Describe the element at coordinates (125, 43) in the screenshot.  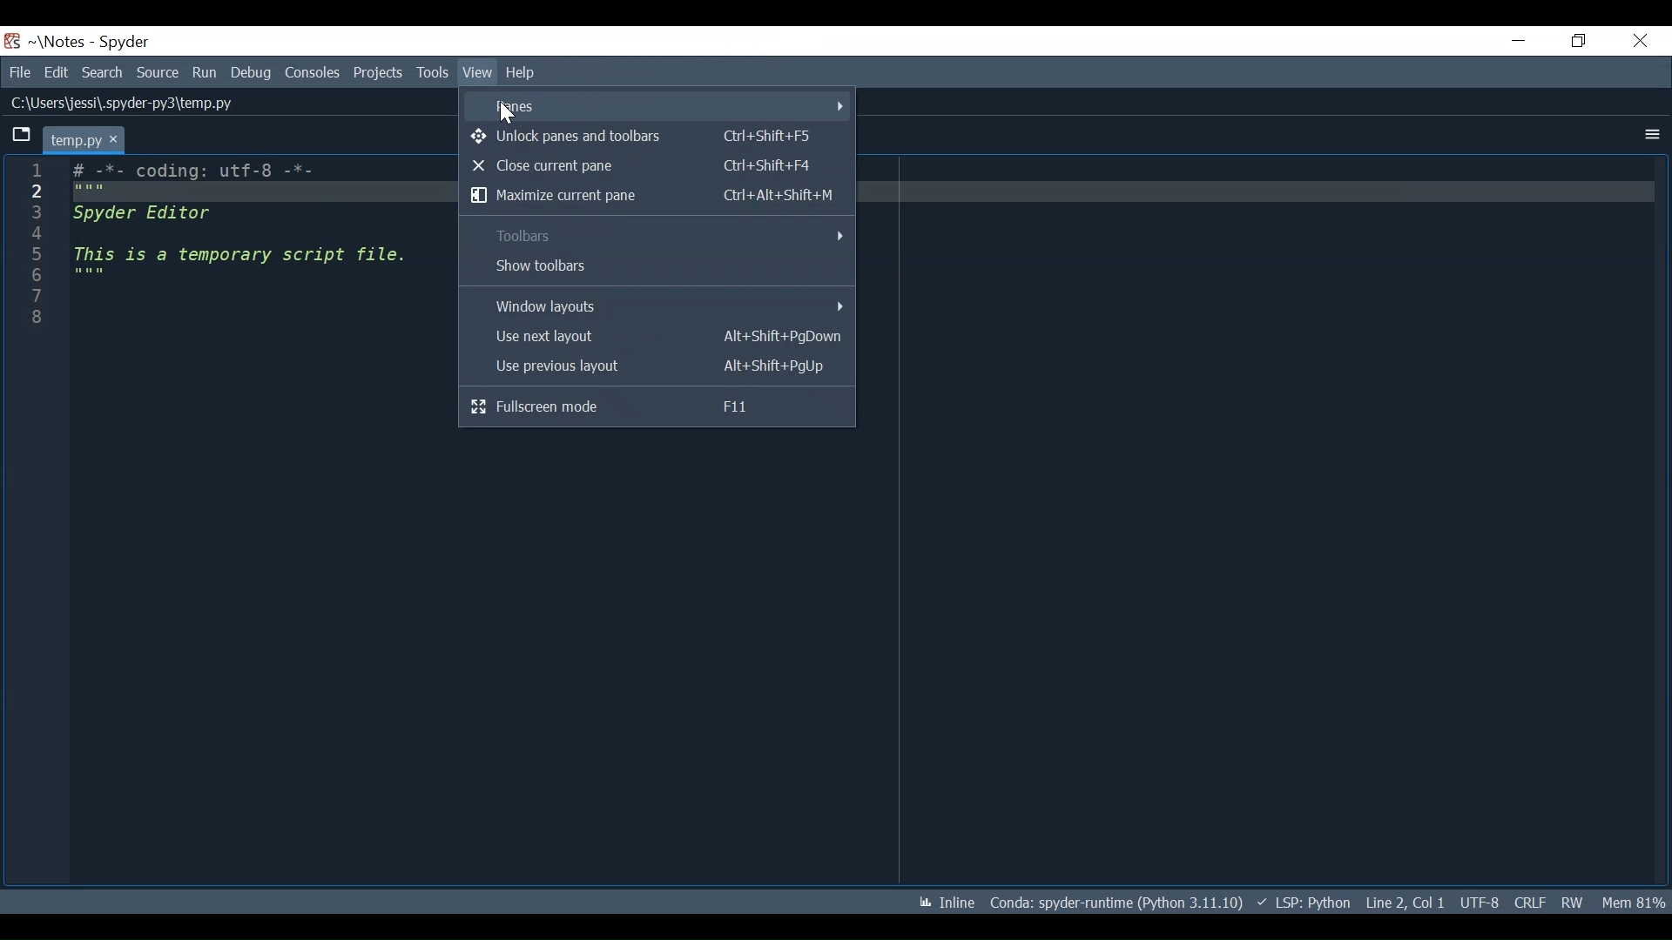
I see `Spyder ` at that location.